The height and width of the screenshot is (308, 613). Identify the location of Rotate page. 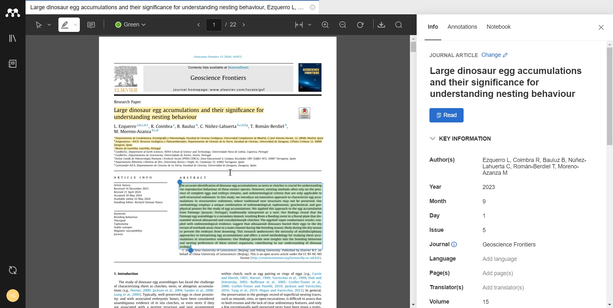
(360, 25).